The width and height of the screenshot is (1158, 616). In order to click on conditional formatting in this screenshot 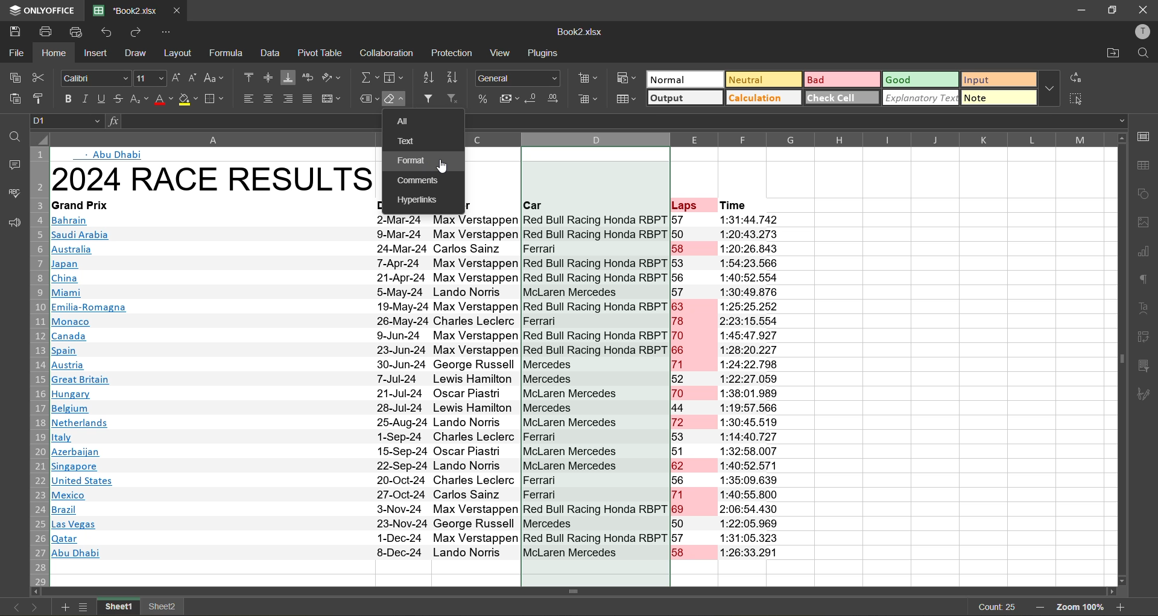, I will do `click(627, 78)`.